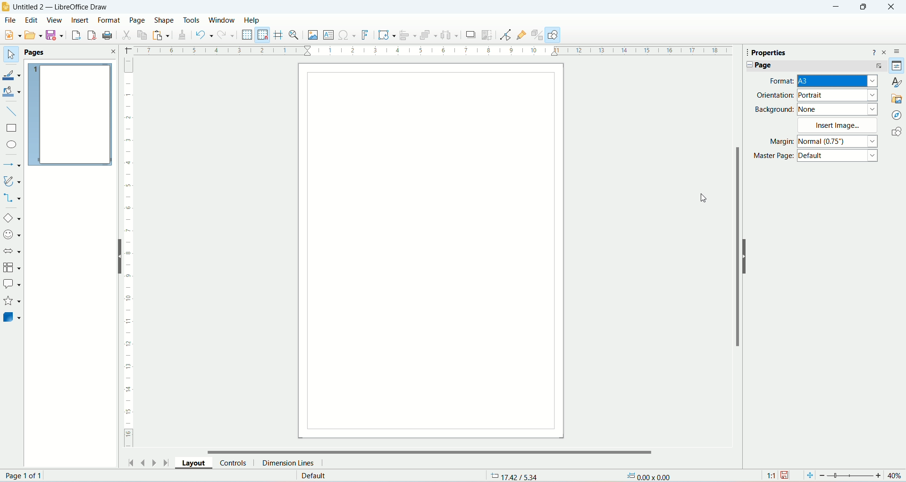  I want to click on fill color, so click(12, 91).